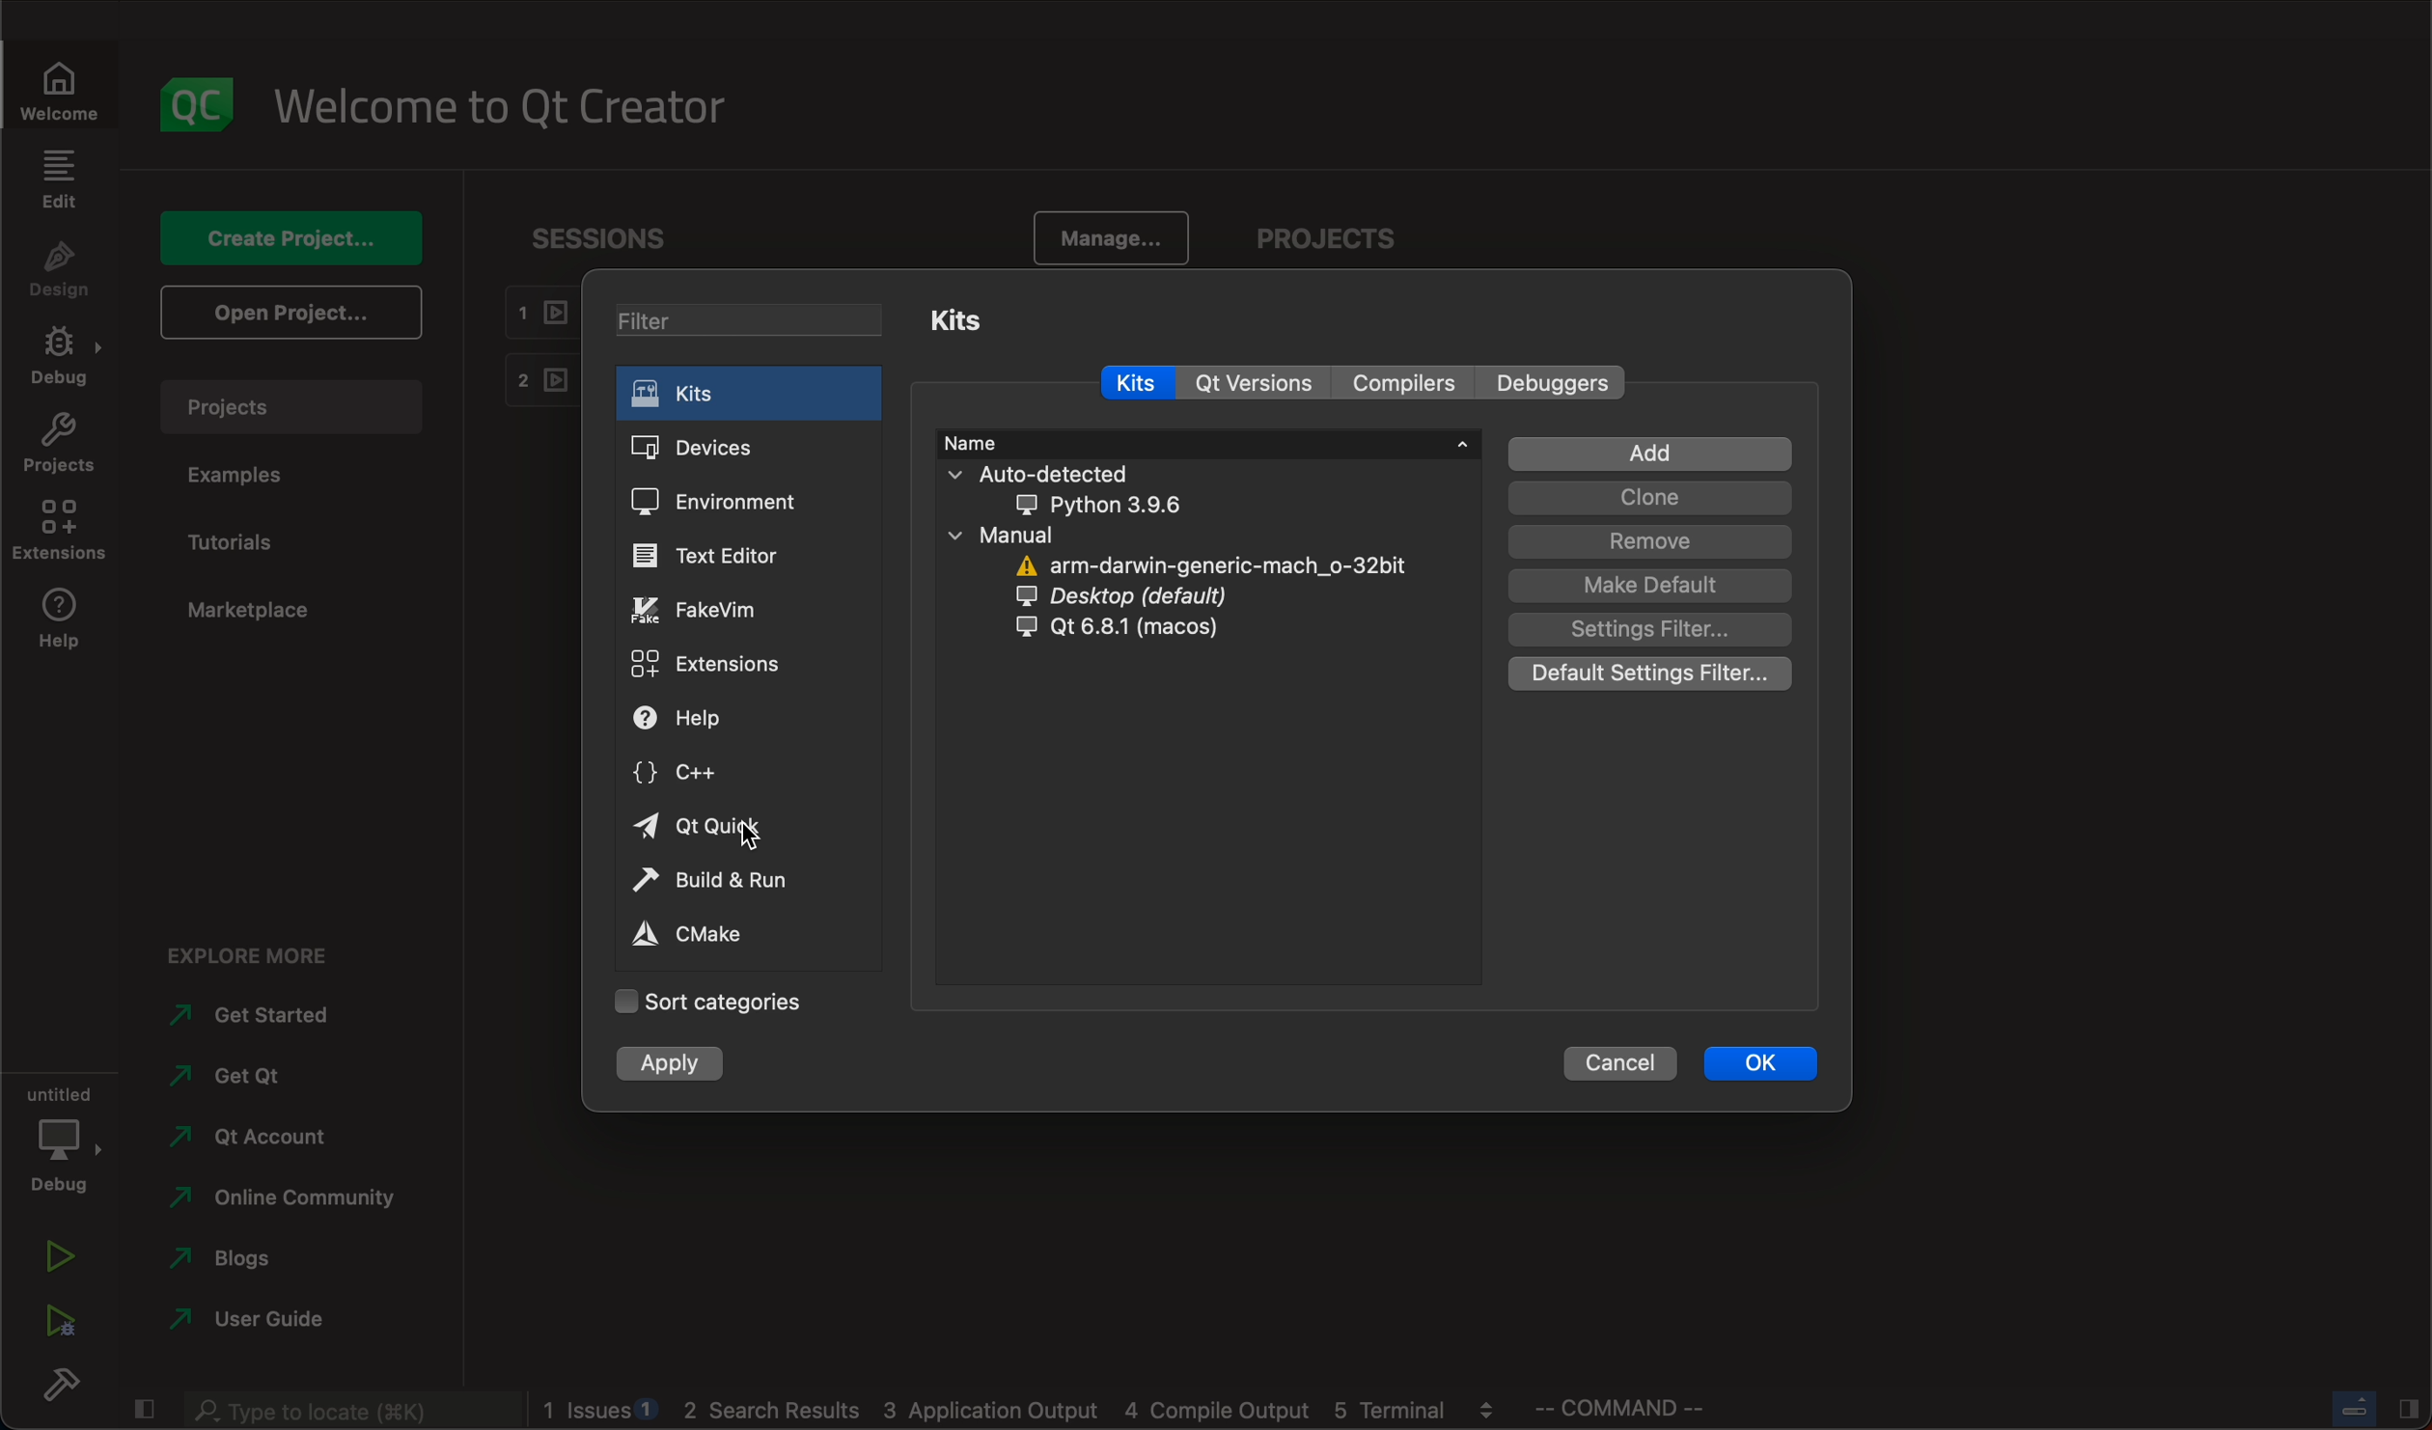  What do you see at coordinates (61, 180) in the screenshot?
I see `edit` at bounding box center [61, 180].